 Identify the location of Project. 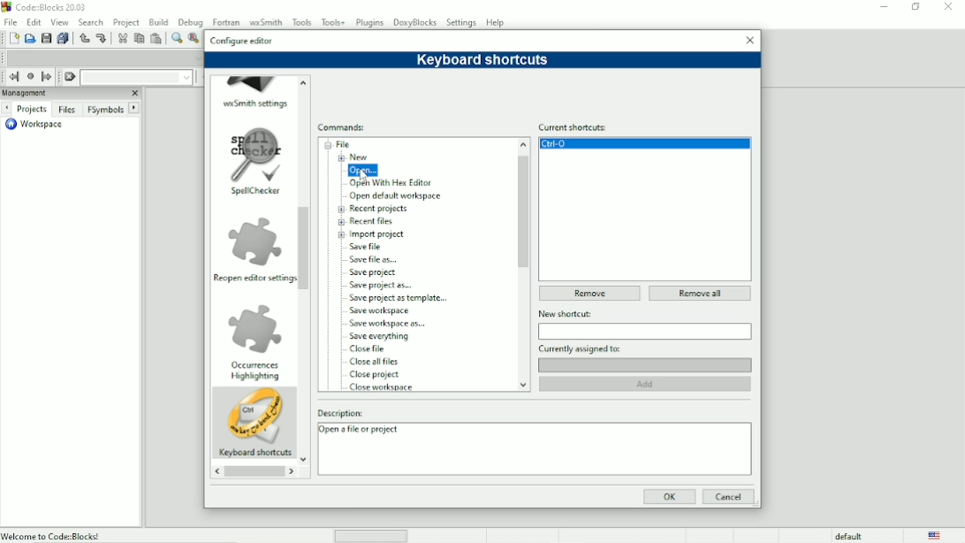
(125, 21).